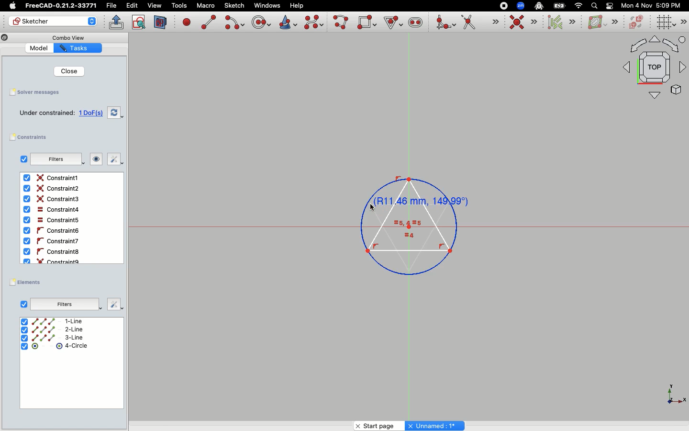 The width and height of the screenshot is (689, 431). Describe the element at coordinates (56, 321) in the screenshot. I see `1-Line` at that location.